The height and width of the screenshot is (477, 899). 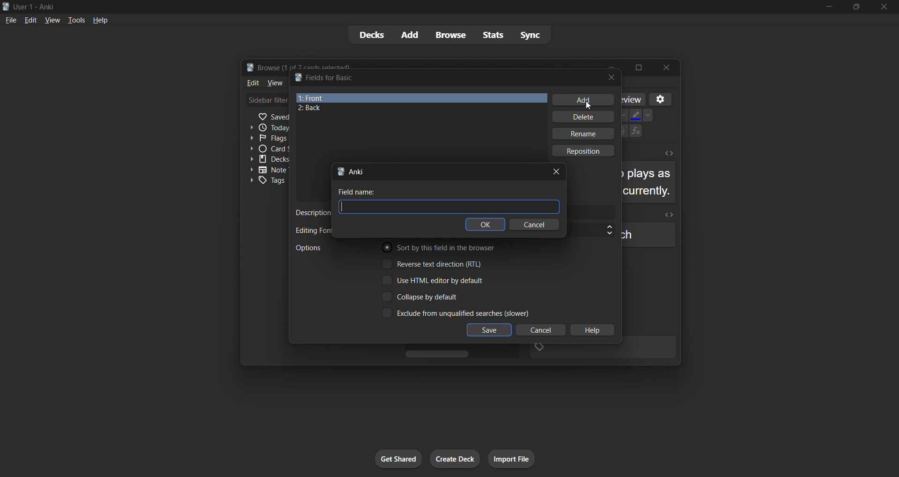 What do you see at coordinates (439, 77) in the screenshot?
I see `title bar` at bounding box center [439, 77].